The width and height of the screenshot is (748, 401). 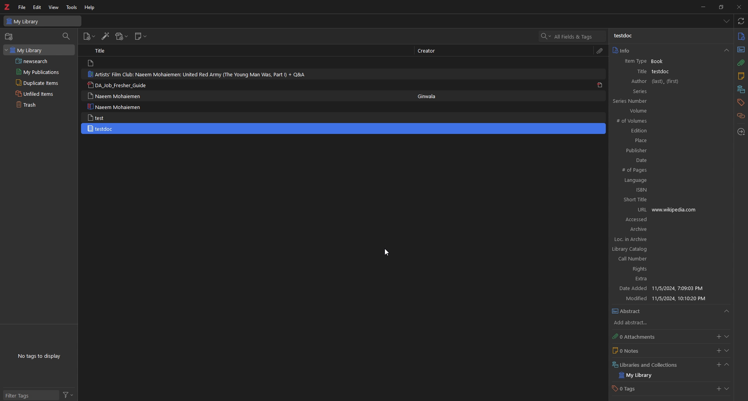 What do you see at coordinates (665, 250) in the screenshot?
I see `Library catalog` at bounding box center [665, 250].